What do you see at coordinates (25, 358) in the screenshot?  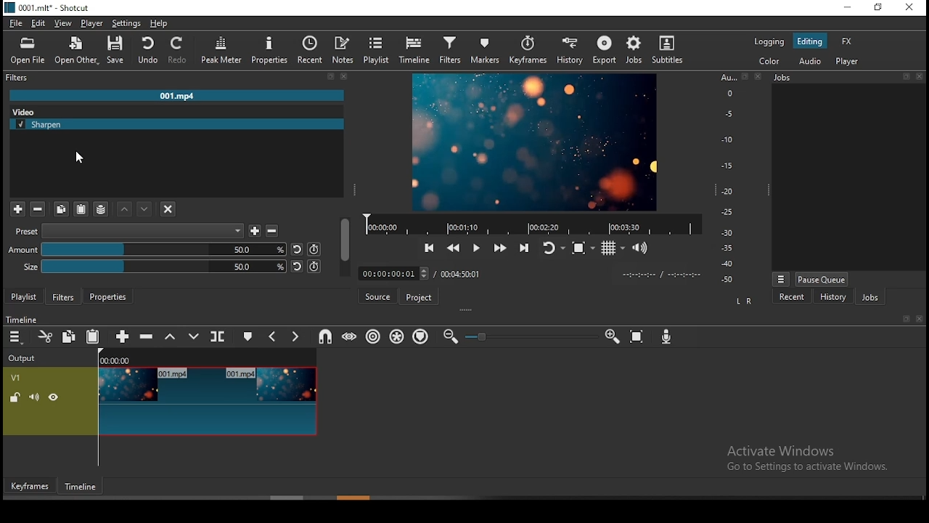 I see `Output` at bounding box center [25, 358].